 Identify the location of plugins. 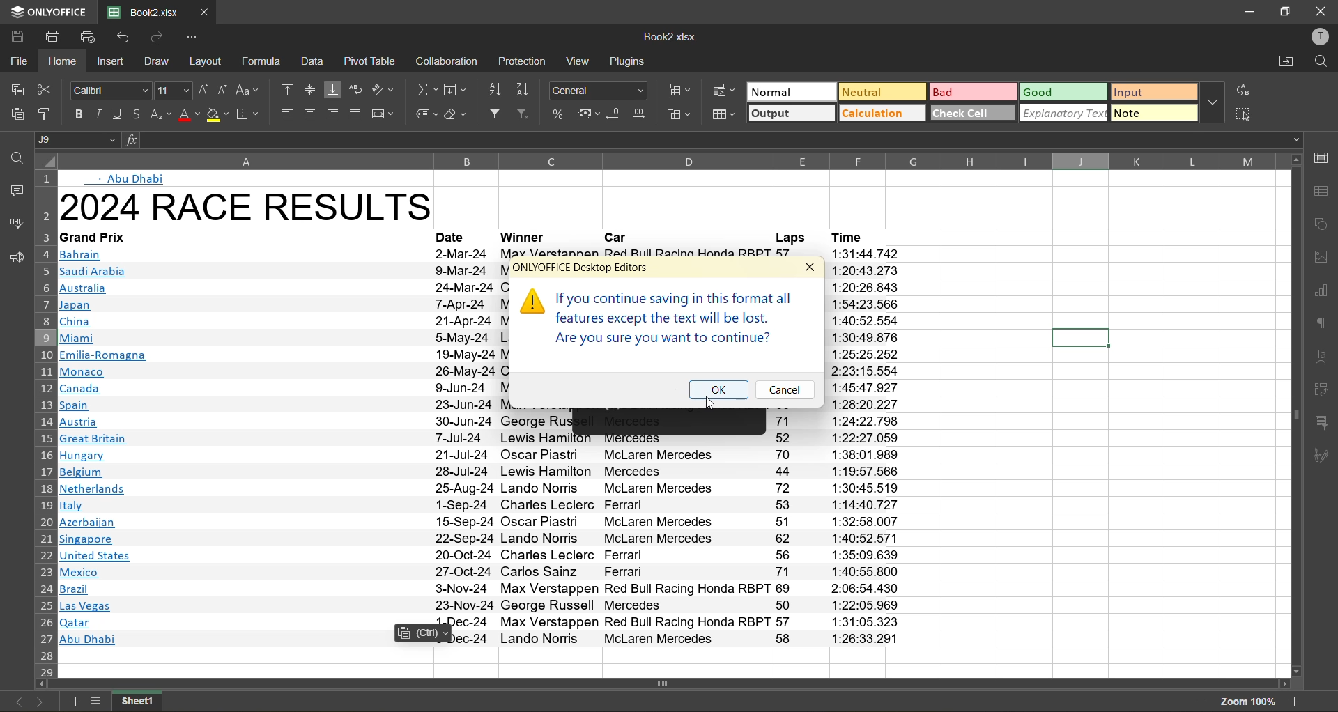
(635, 61).